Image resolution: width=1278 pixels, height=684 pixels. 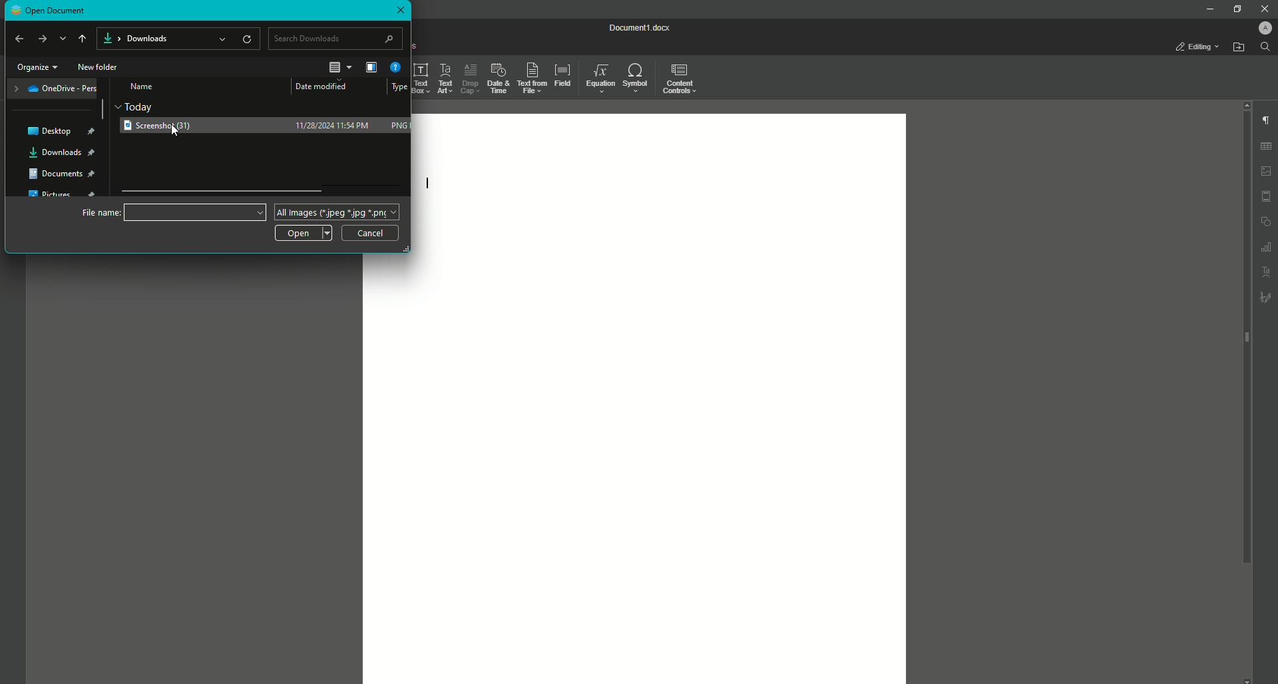 I want to click on Date Modified, so click(x=329, y=85).